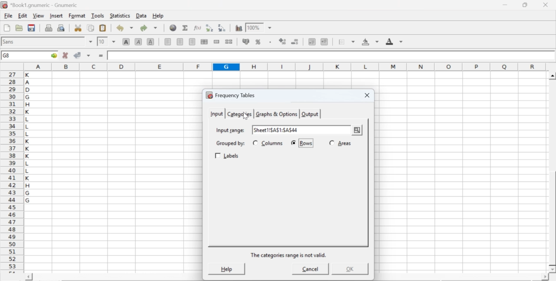  Describe the element at coordinates (506, 5) in the screenshot. I see `minimize` at that location.